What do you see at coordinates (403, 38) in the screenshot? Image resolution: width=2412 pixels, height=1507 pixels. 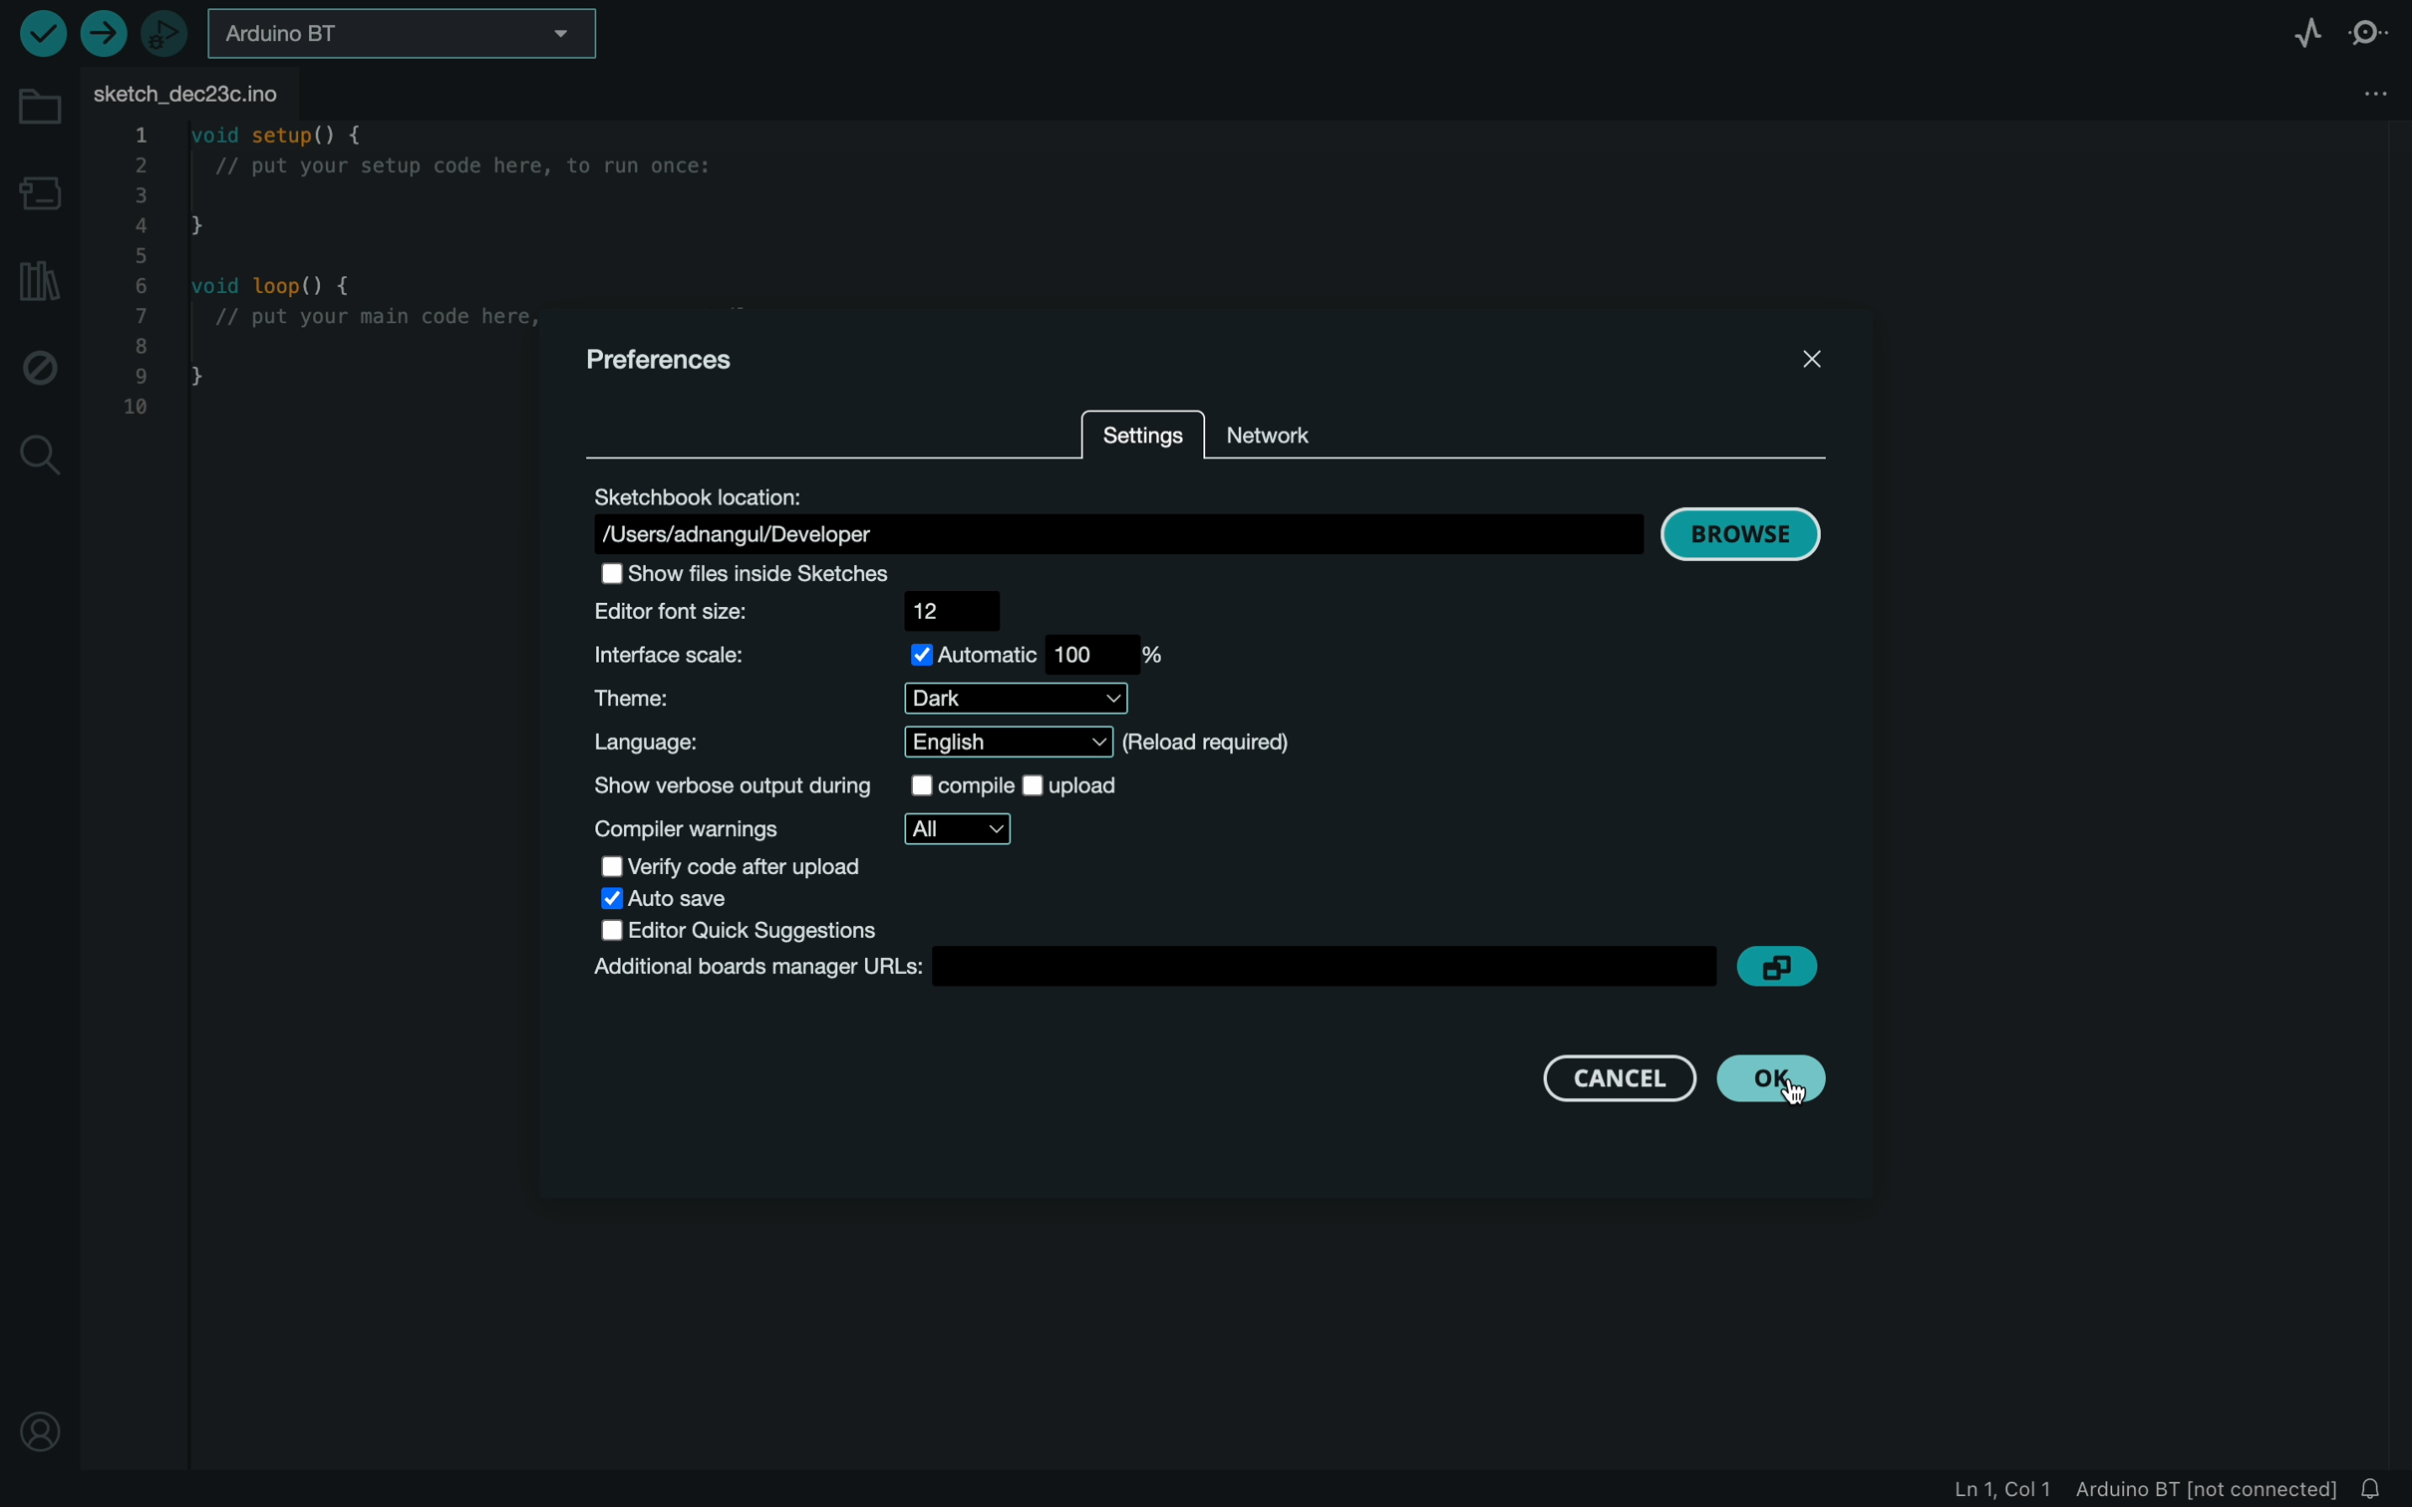 I see `board selector` at bounding box center [403, 38].